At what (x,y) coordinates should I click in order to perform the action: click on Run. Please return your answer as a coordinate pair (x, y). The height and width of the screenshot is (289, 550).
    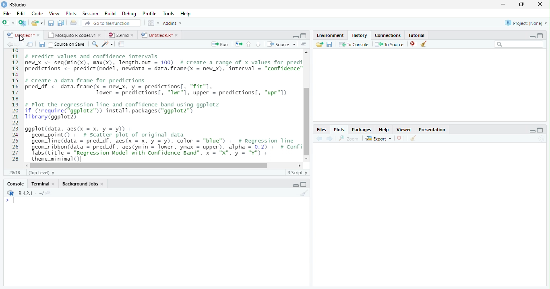
    Looking at the image, I should click on (219, 45).